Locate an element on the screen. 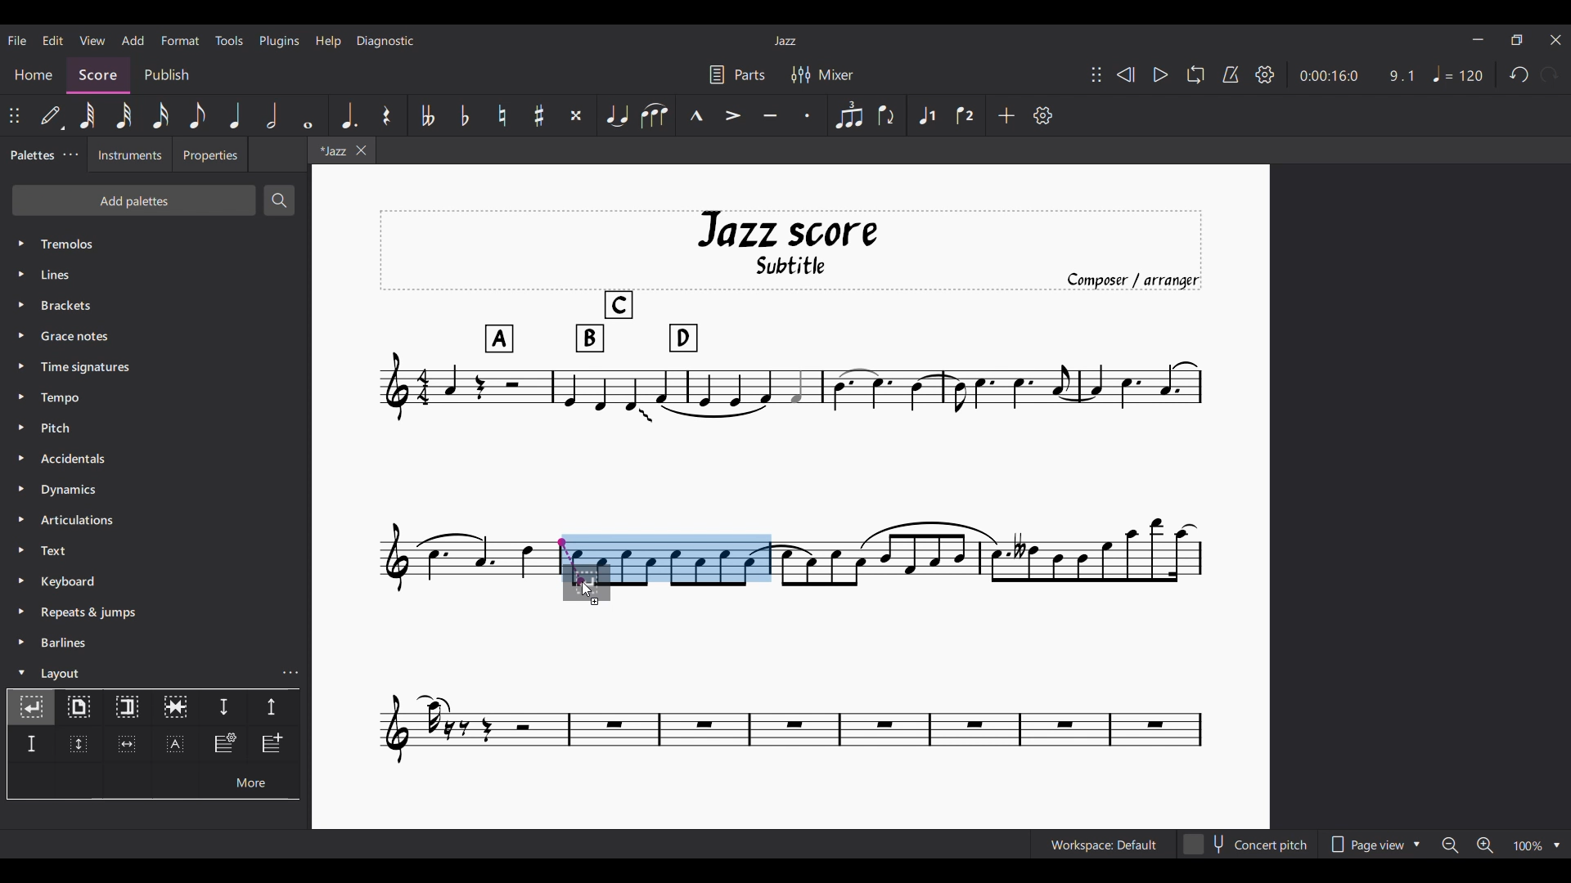 The image size is (1571, 883). Tremolos is located at coordinates (156, 244).